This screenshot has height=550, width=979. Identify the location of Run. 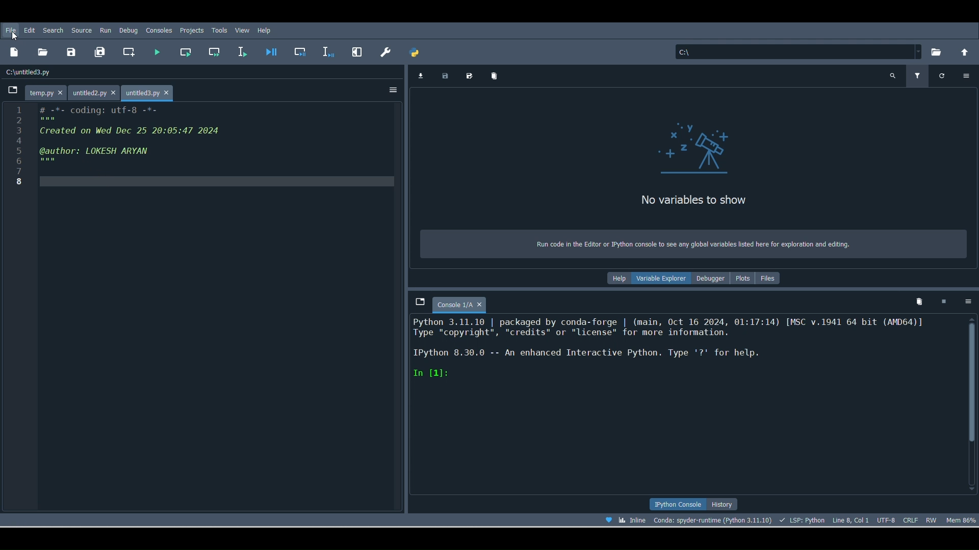
(104, 30).